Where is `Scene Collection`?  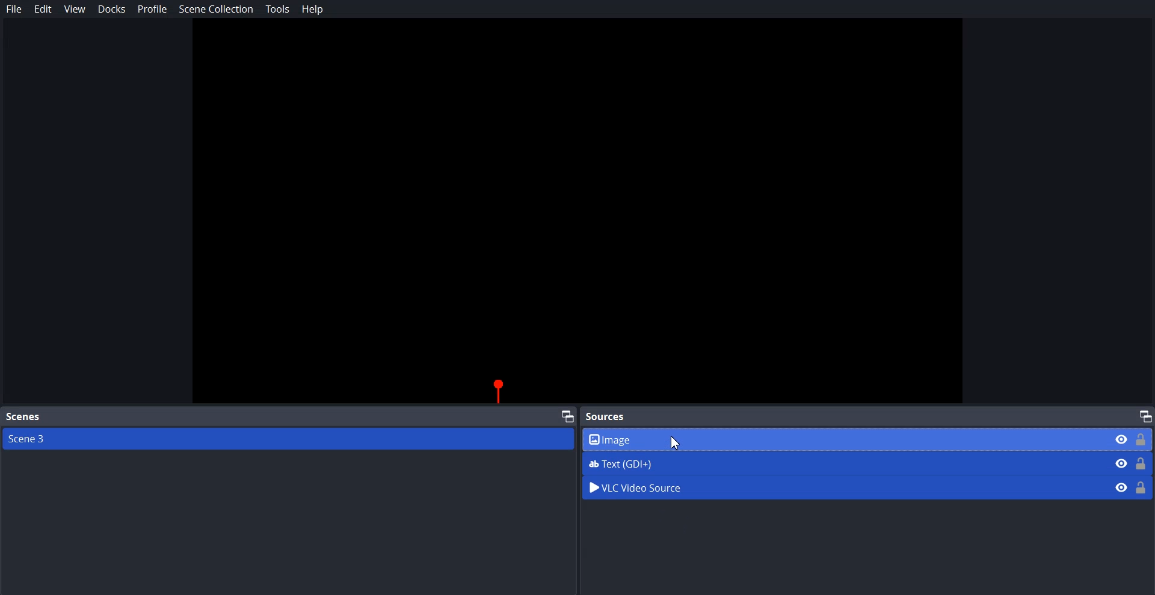 Scene Collection is located at coordinates (216, 11).